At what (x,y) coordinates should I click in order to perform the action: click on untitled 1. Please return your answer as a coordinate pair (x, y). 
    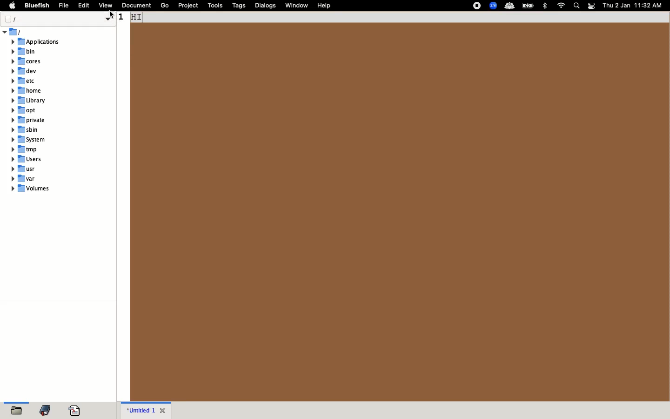
    Looking at the image, I should click on (140, 410).